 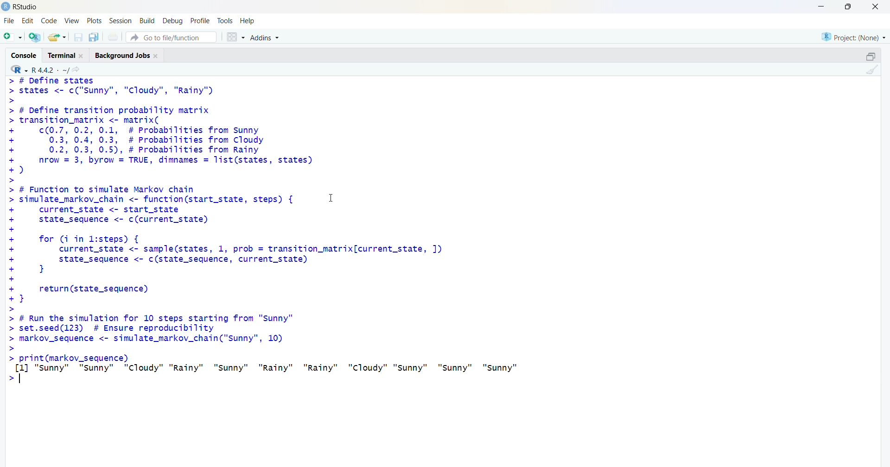 I want to click on project (None), so click(x=852, y=36).